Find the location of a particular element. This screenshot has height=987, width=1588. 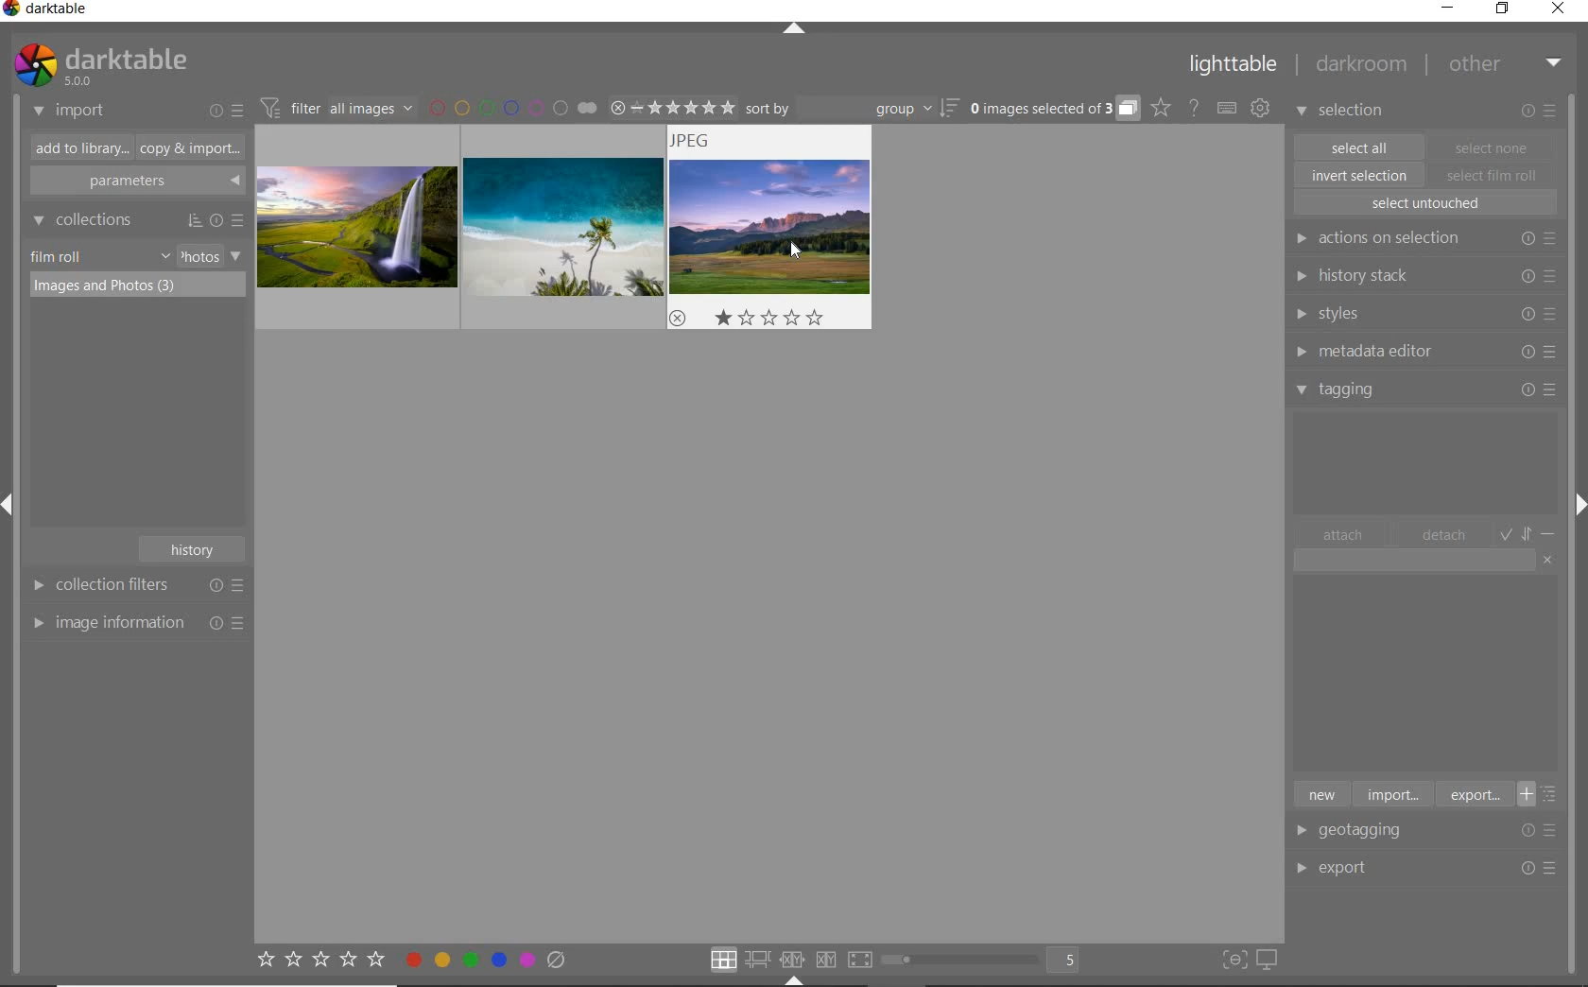

invert selection is located at coordinates (1361, 175).